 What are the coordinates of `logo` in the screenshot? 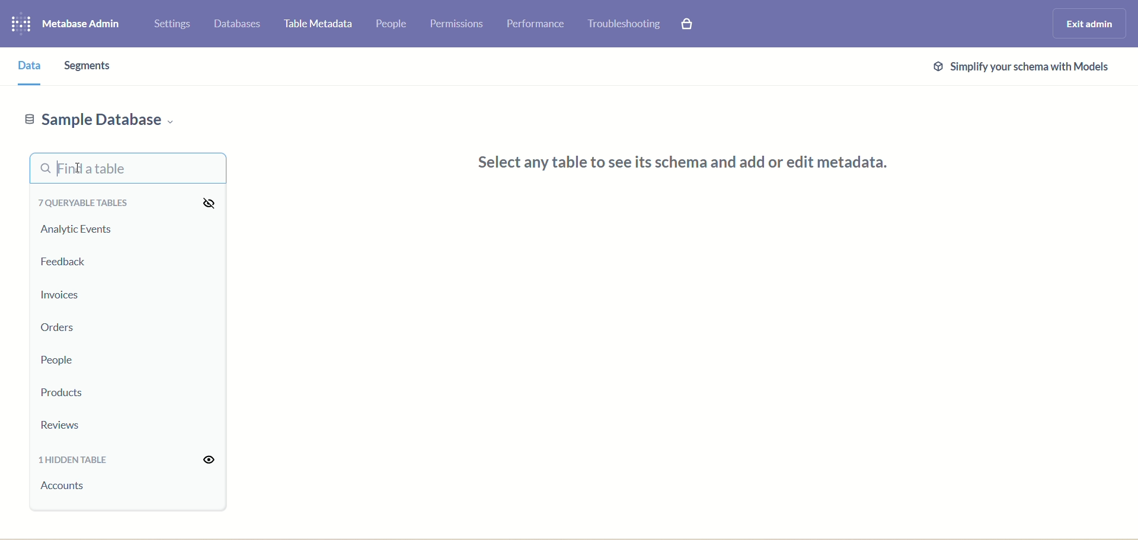 It's located at (20, 22).